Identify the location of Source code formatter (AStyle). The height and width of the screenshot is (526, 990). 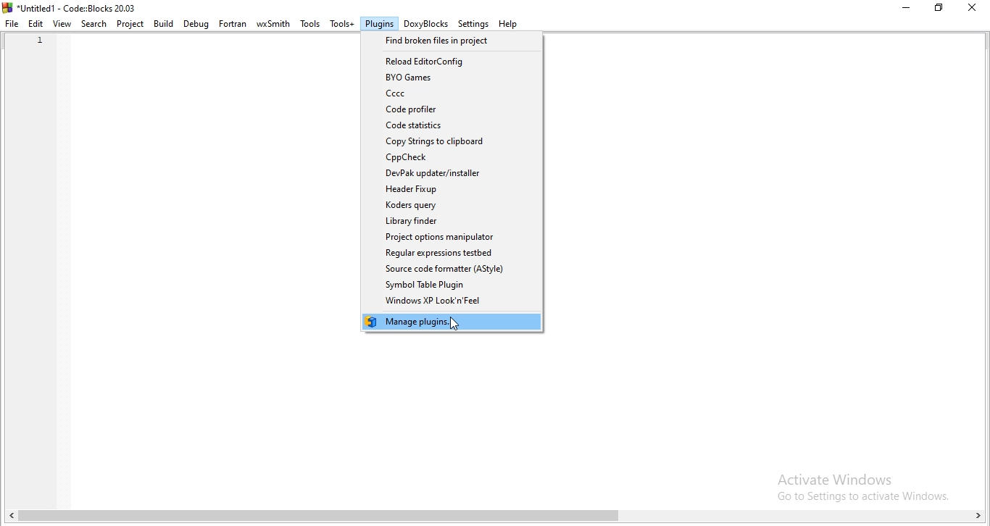
(454, 270).